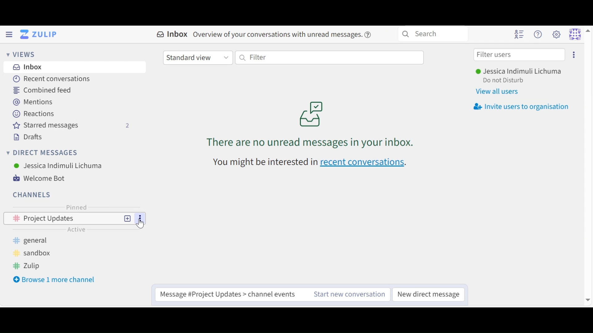 The height and width of the screenshot is (333, 593). I want to click on User, so click(61, 166).